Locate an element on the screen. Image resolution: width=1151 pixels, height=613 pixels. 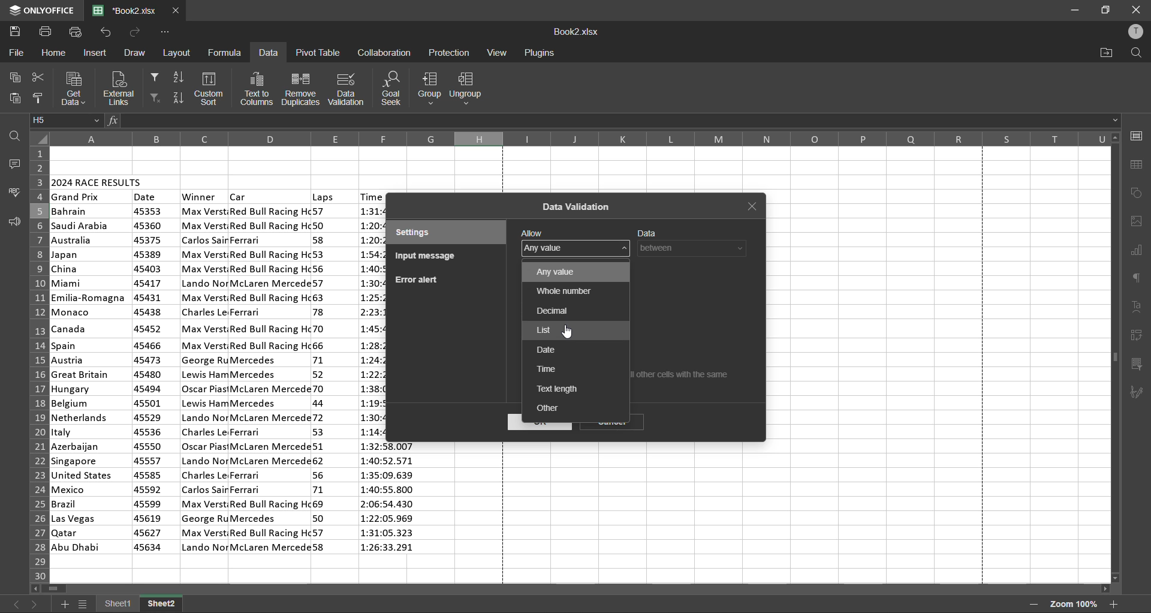
add sheet is located at coordinates (64, 604).